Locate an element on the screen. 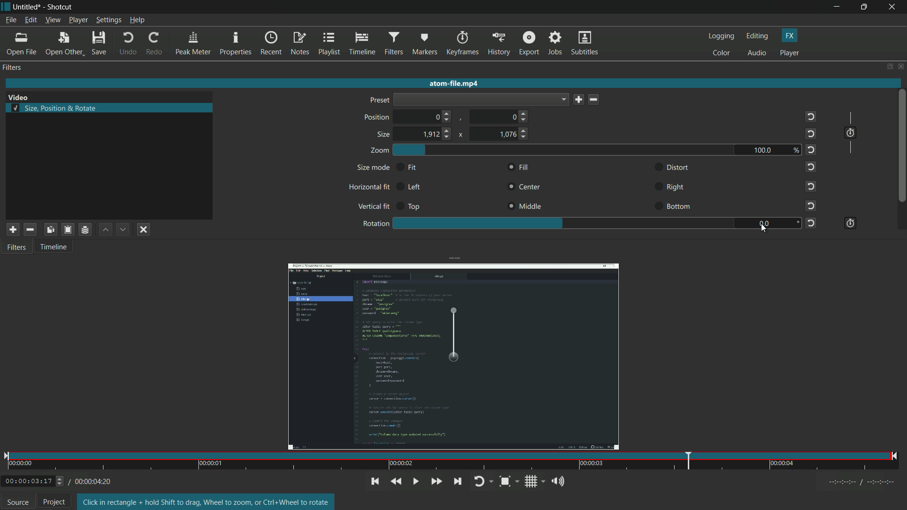  edit menu is located at coordinates (29, 21).